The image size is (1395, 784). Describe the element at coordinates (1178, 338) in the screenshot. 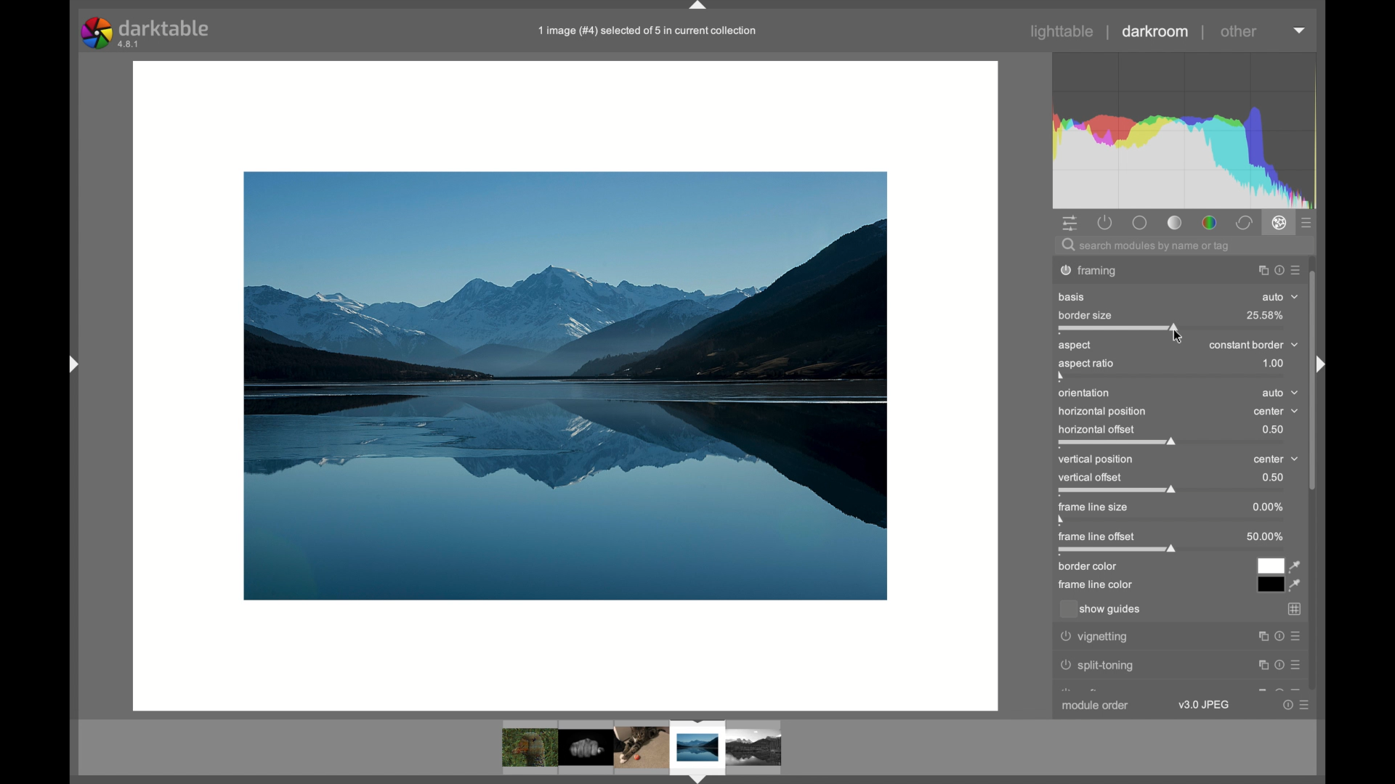

I see `cursor` at that location.